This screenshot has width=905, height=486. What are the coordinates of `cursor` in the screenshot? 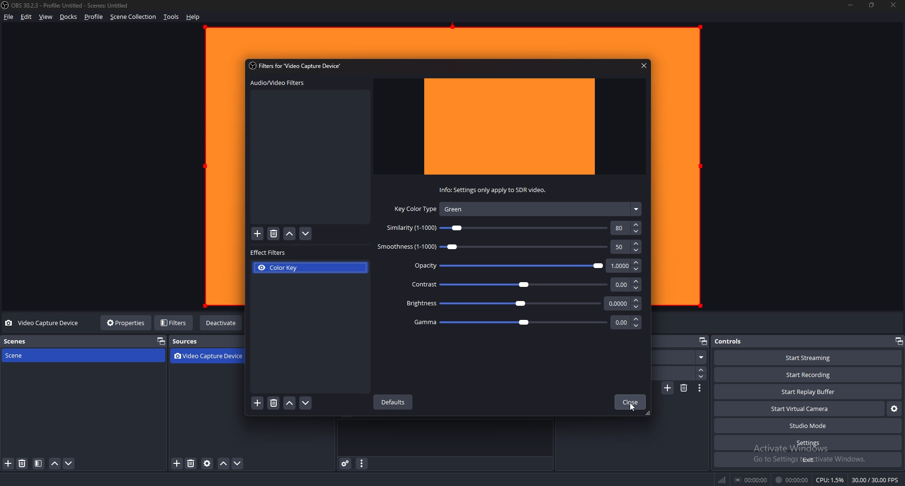 It's located at (631, 408).